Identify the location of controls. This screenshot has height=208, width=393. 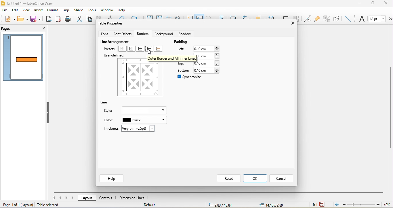
(107, 197).